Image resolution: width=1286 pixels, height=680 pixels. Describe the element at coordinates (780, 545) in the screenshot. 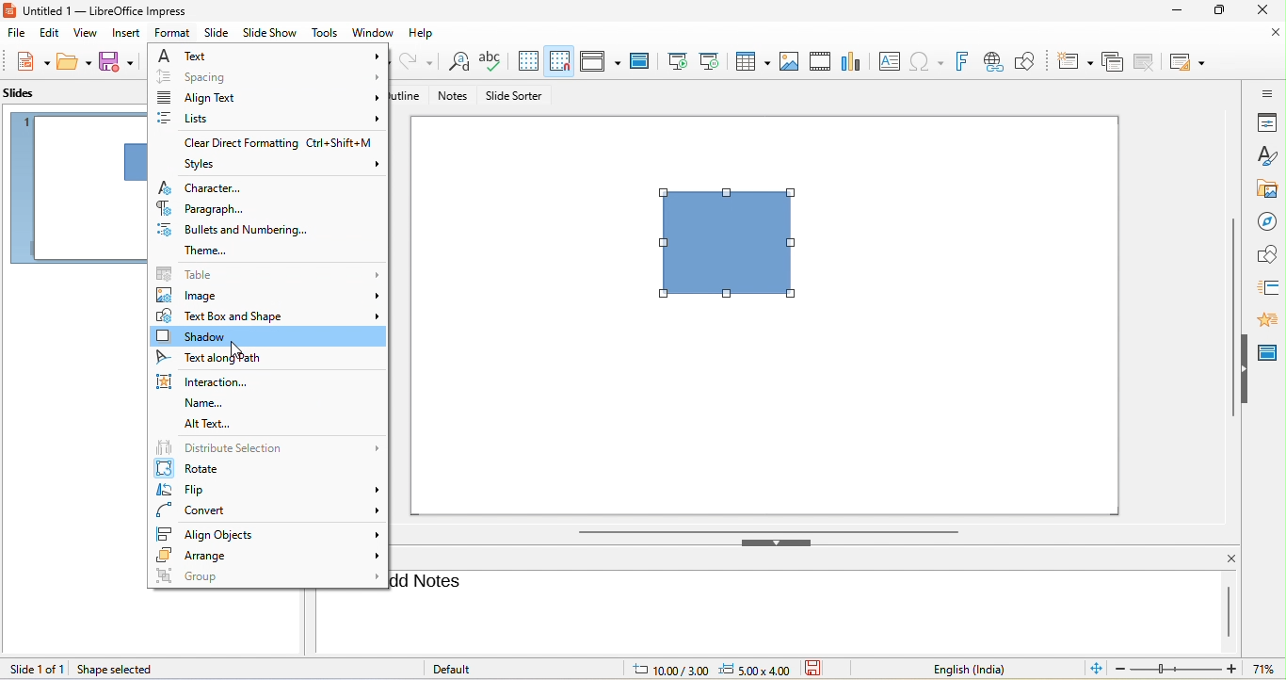

I see `hide` at that location.